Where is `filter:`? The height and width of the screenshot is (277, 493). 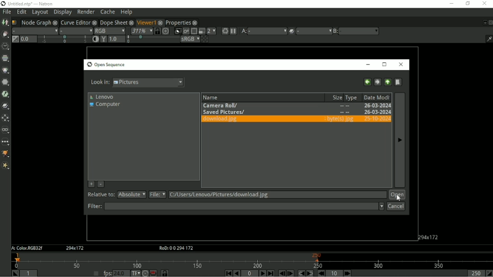 filter: is located at coordinates (94, 206).